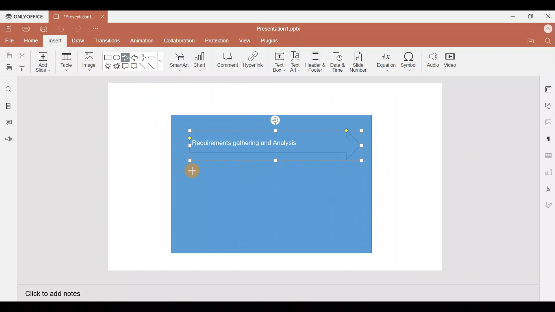 The width and height of the screenshot is (555, 312). Describe the element at coordinates (548, 189) in the screenshot. I see `Text Art settings` at that location.